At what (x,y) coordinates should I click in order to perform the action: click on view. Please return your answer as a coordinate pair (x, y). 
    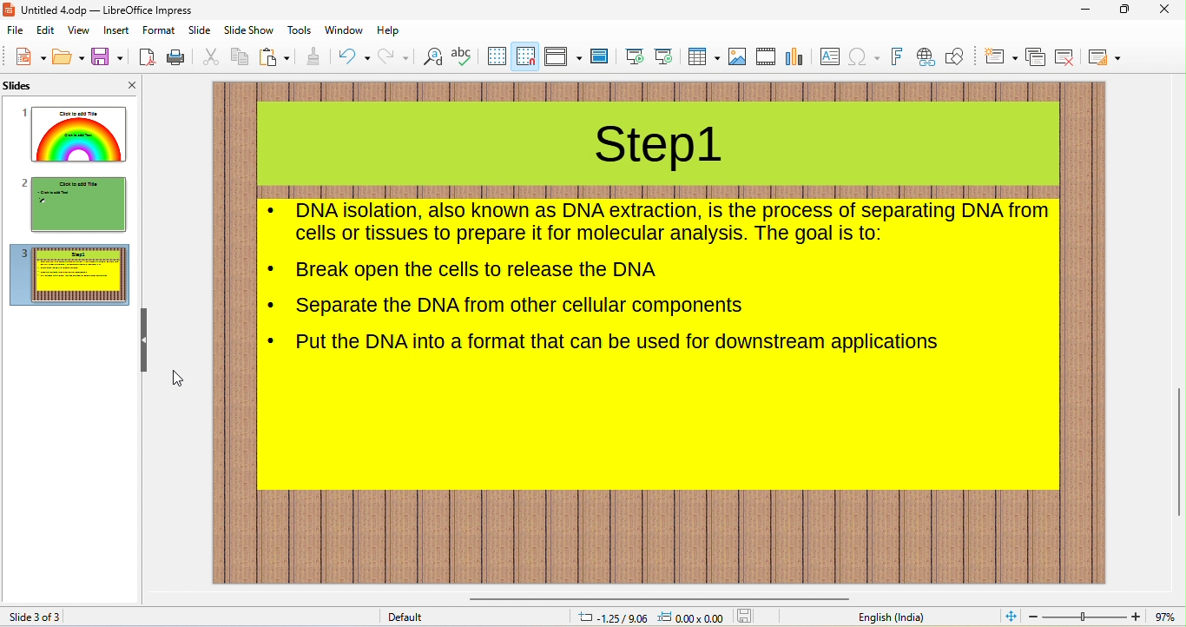
    Looking at the image, I should click on (78, 30).